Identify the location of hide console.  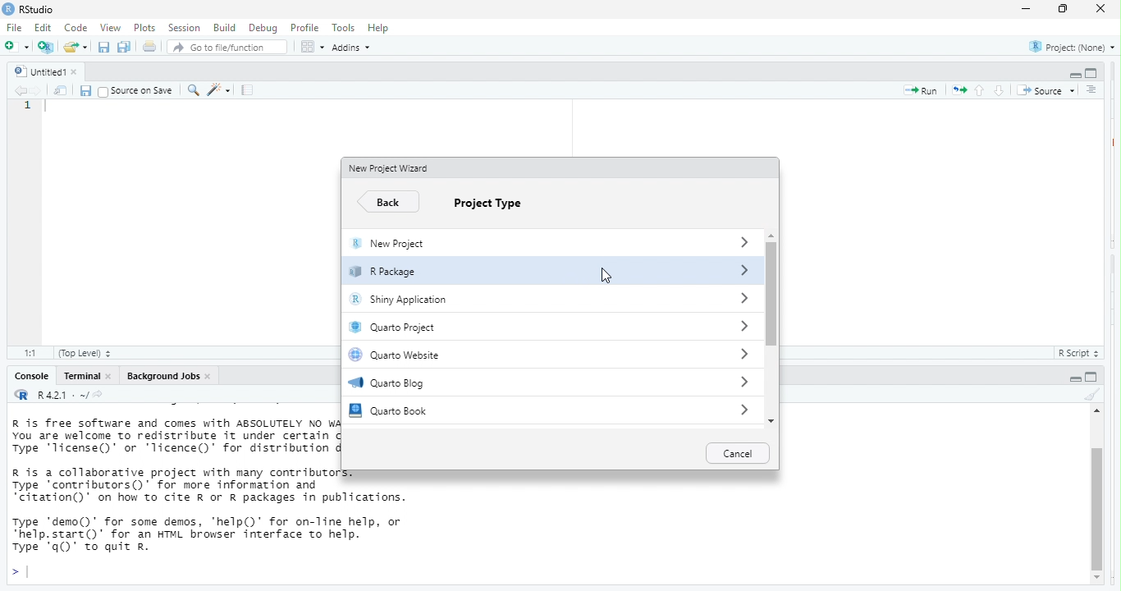
(1093, 377).